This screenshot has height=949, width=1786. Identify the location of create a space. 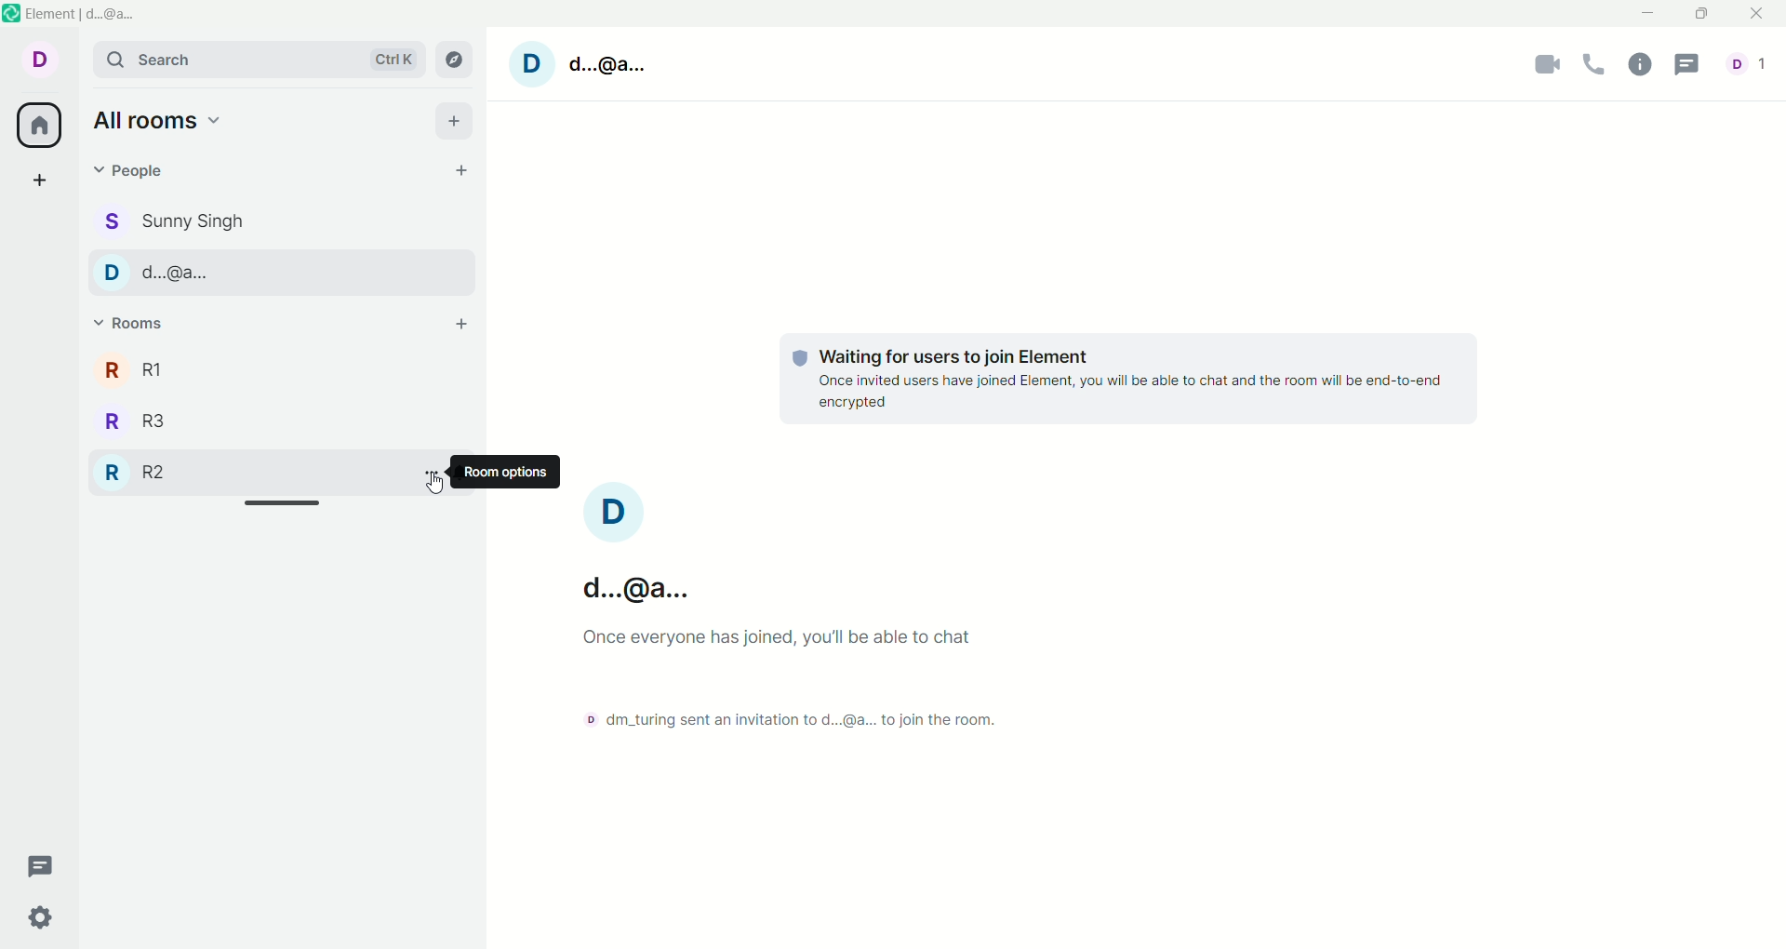
(34, 179).